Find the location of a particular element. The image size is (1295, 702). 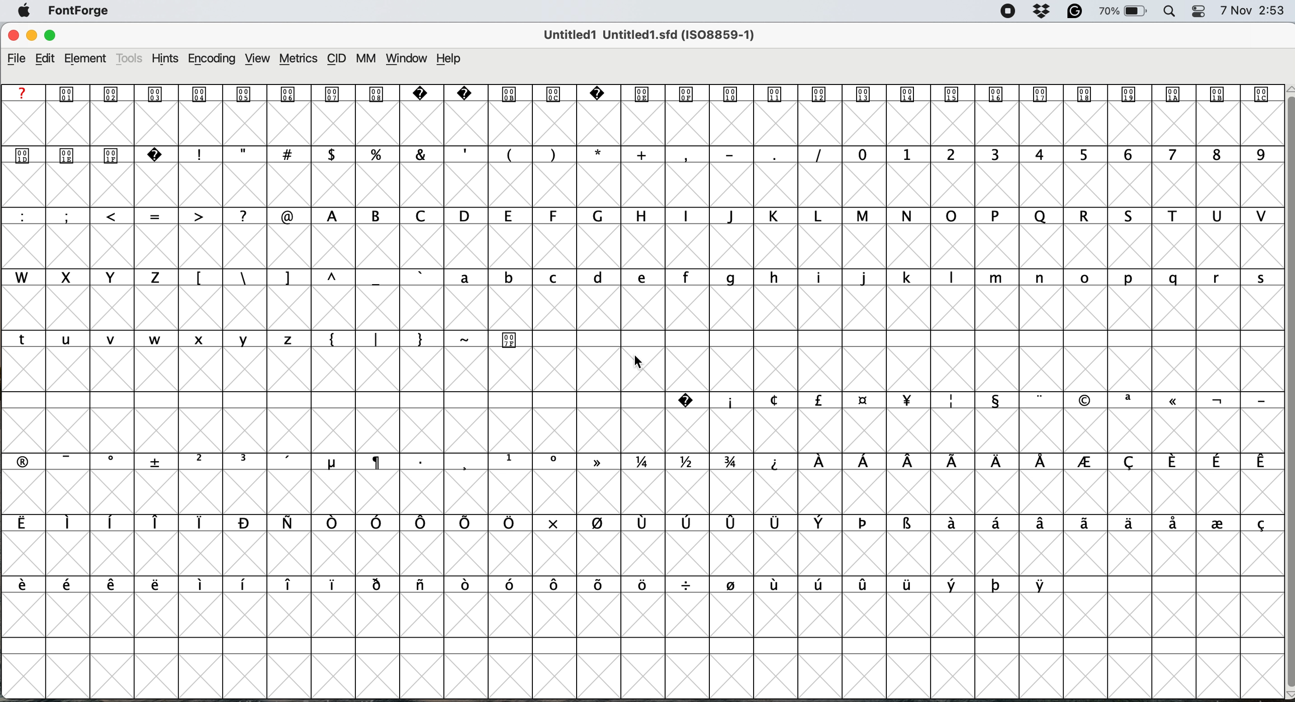

special icons is located at coordinates (639, 94).